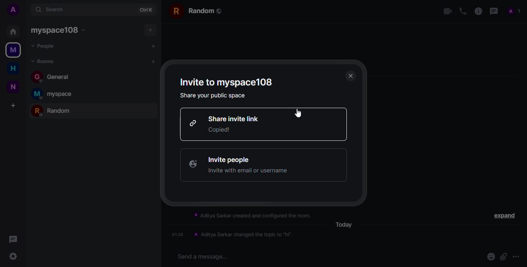  What do you see at coordinates (188, 124) in the screenshot?
I see `link` at bounding box center [188, 124].